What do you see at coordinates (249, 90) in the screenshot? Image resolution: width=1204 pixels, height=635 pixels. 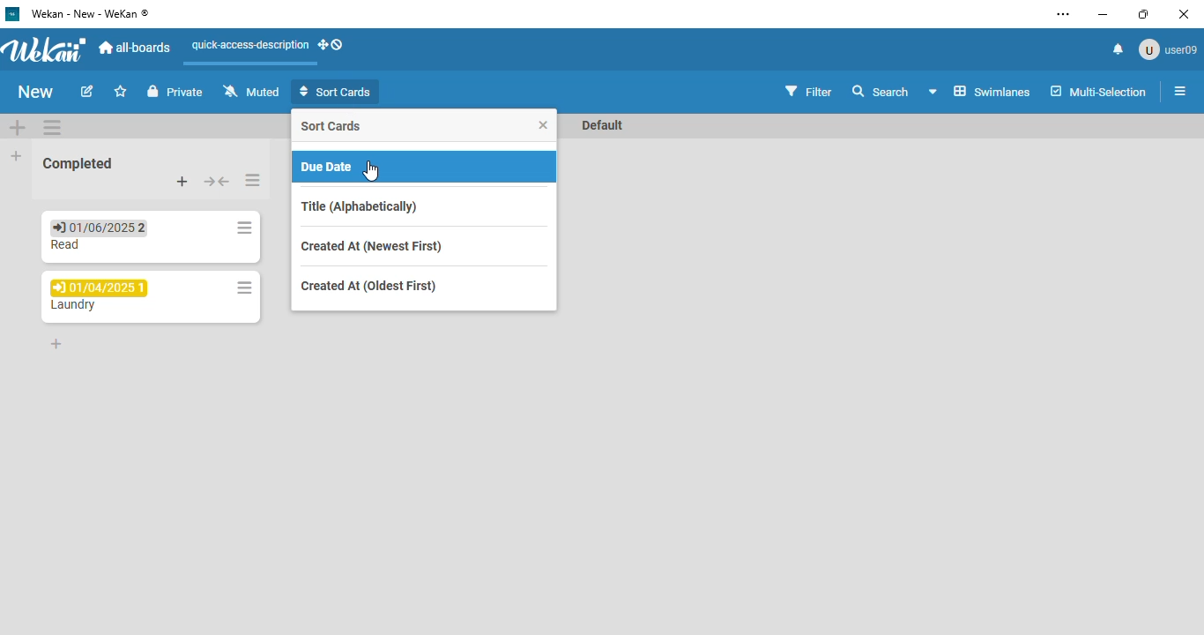 I see `muted` at bounding box center [249, 90].